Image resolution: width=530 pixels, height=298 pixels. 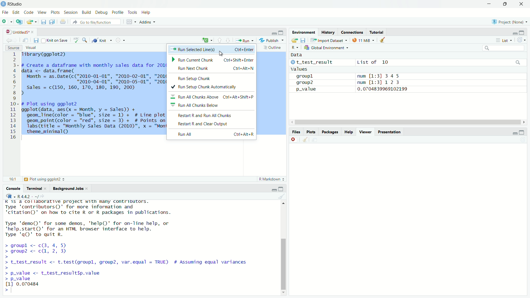 I want to click on Data, so click(x=298, y=55).